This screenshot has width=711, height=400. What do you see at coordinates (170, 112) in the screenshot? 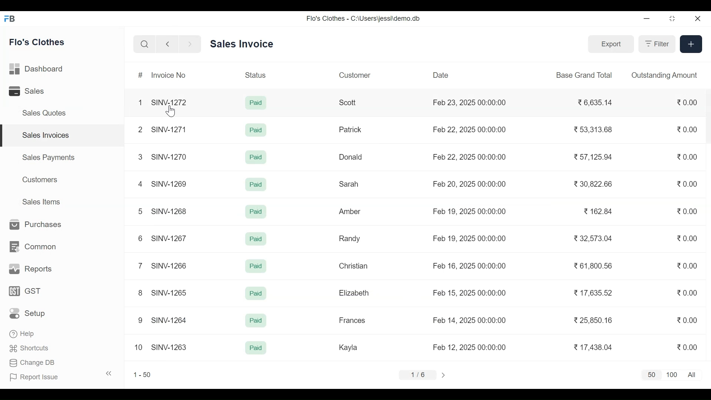
I see `Cursor` at bounding box center [170, 112].